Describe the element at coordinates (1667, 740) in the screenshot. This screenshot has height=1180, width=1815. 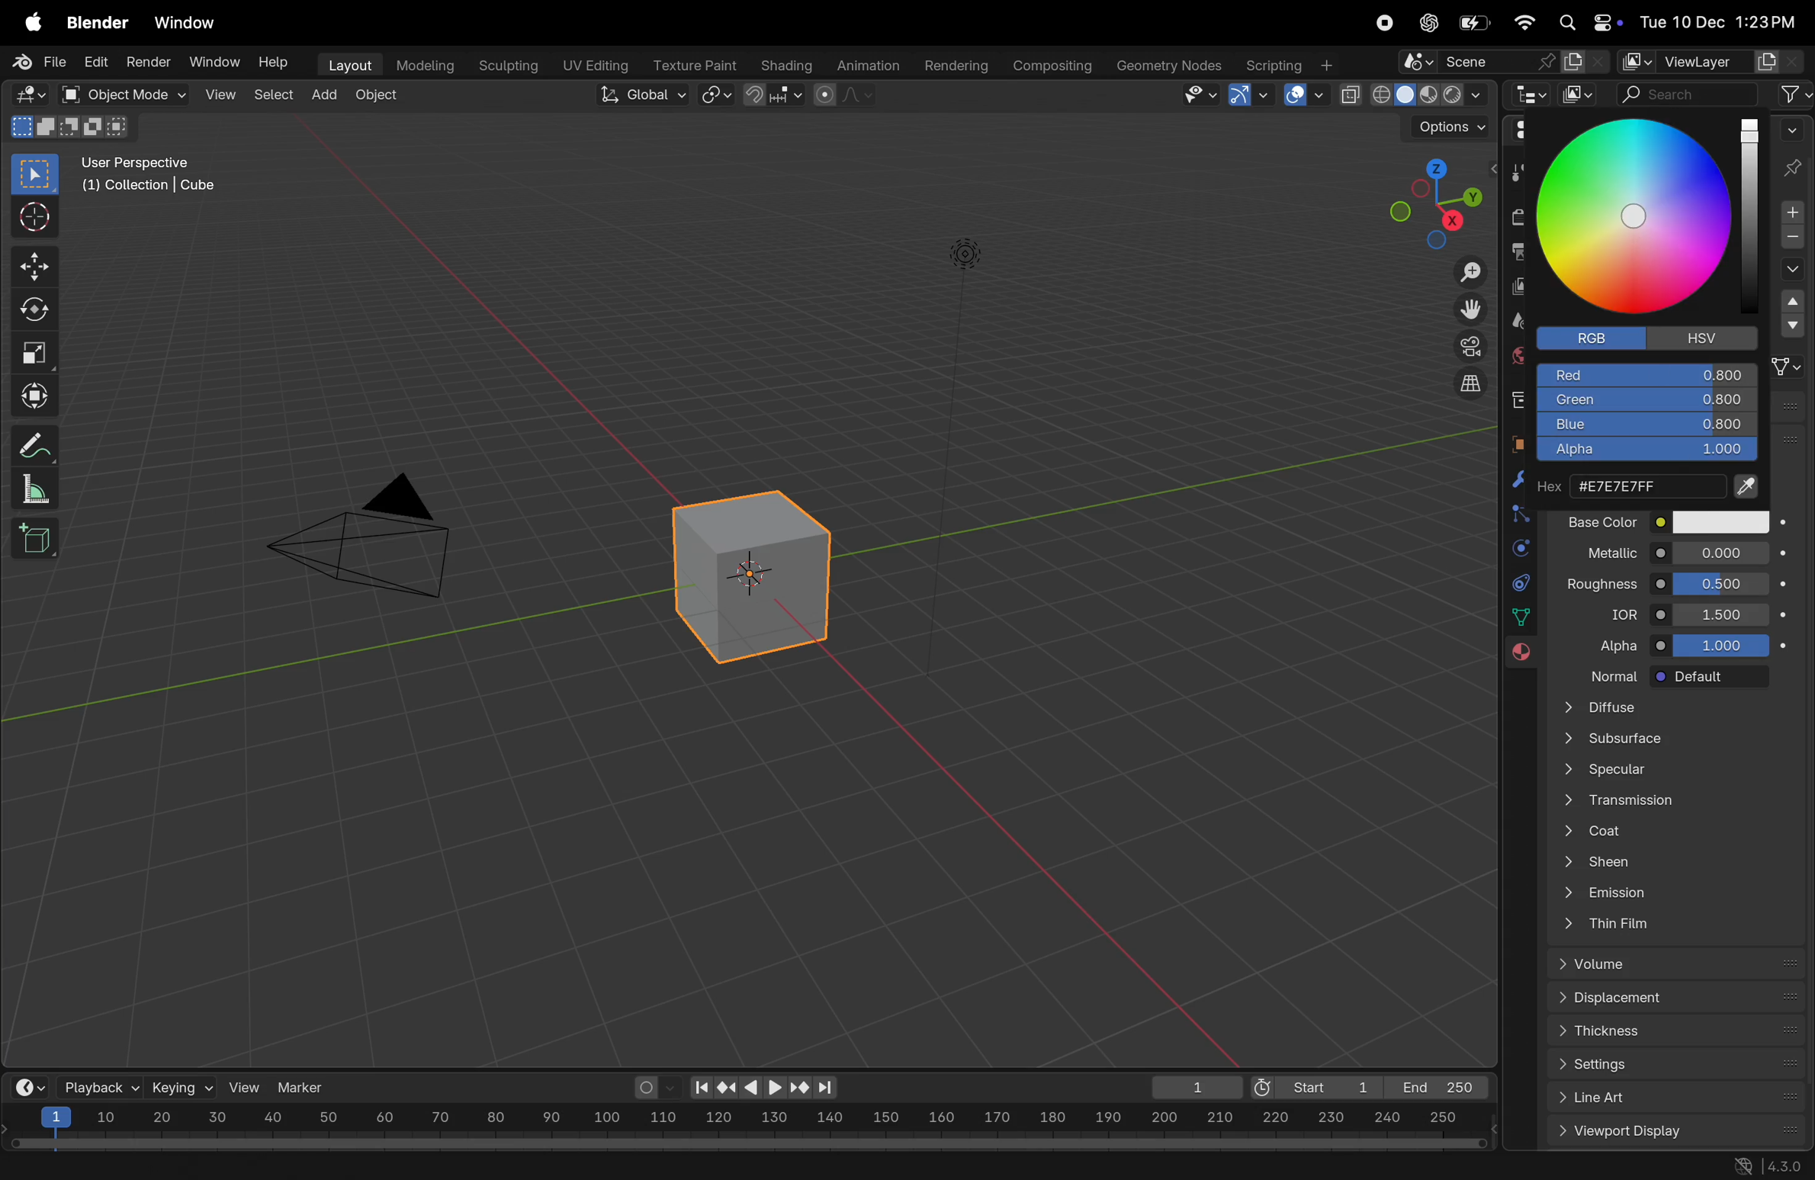
I see `subsurface` at that location.